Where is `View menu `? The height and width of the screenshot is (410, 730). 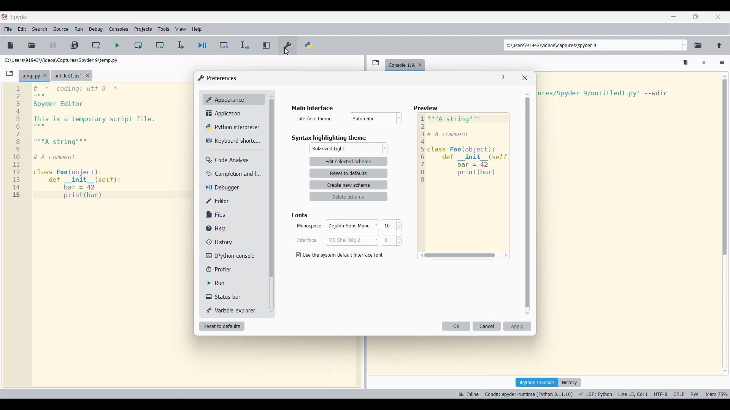 View menu  is located at coordinates (181, 29).